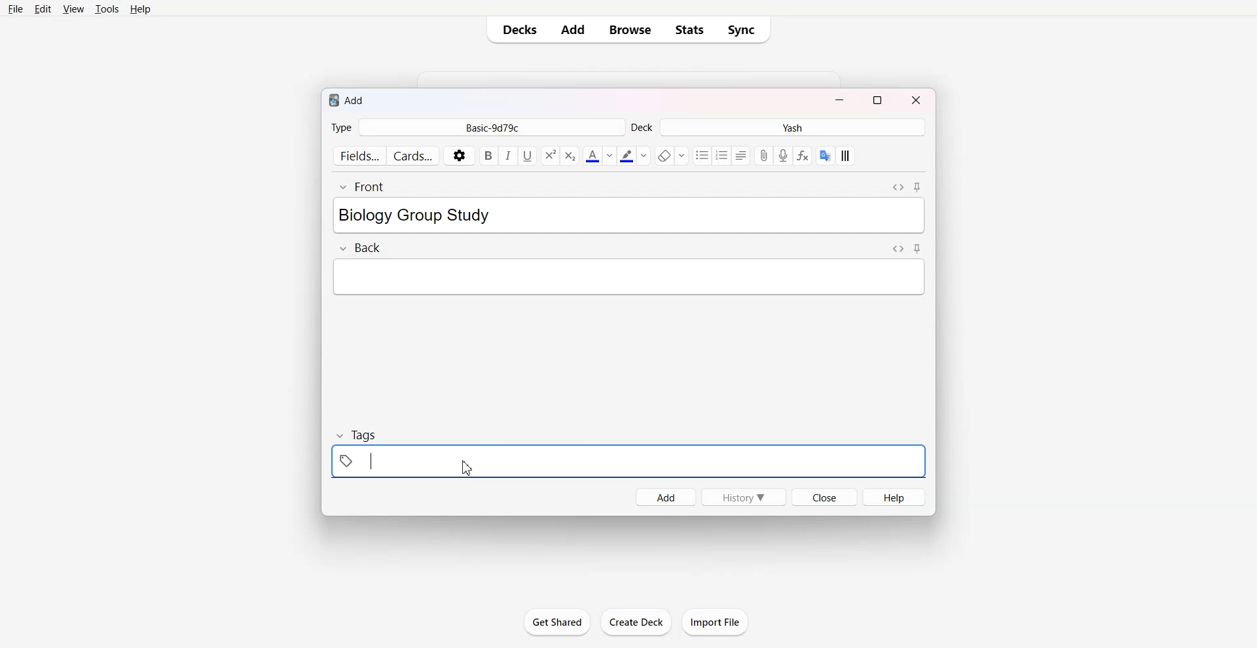  What do you see at coordinates (917, 187) in the screenshot?
I see `Toggle Sticky` at bounding box center [917, 187].